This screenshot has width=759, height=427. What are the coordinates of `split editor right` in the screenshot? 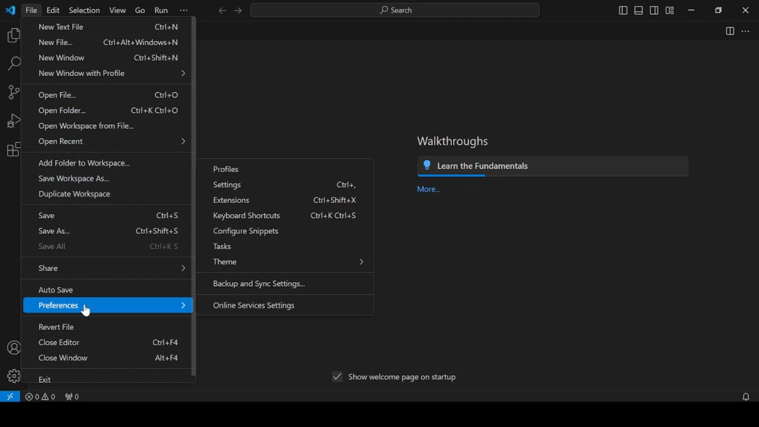 It's located at (729, 32).